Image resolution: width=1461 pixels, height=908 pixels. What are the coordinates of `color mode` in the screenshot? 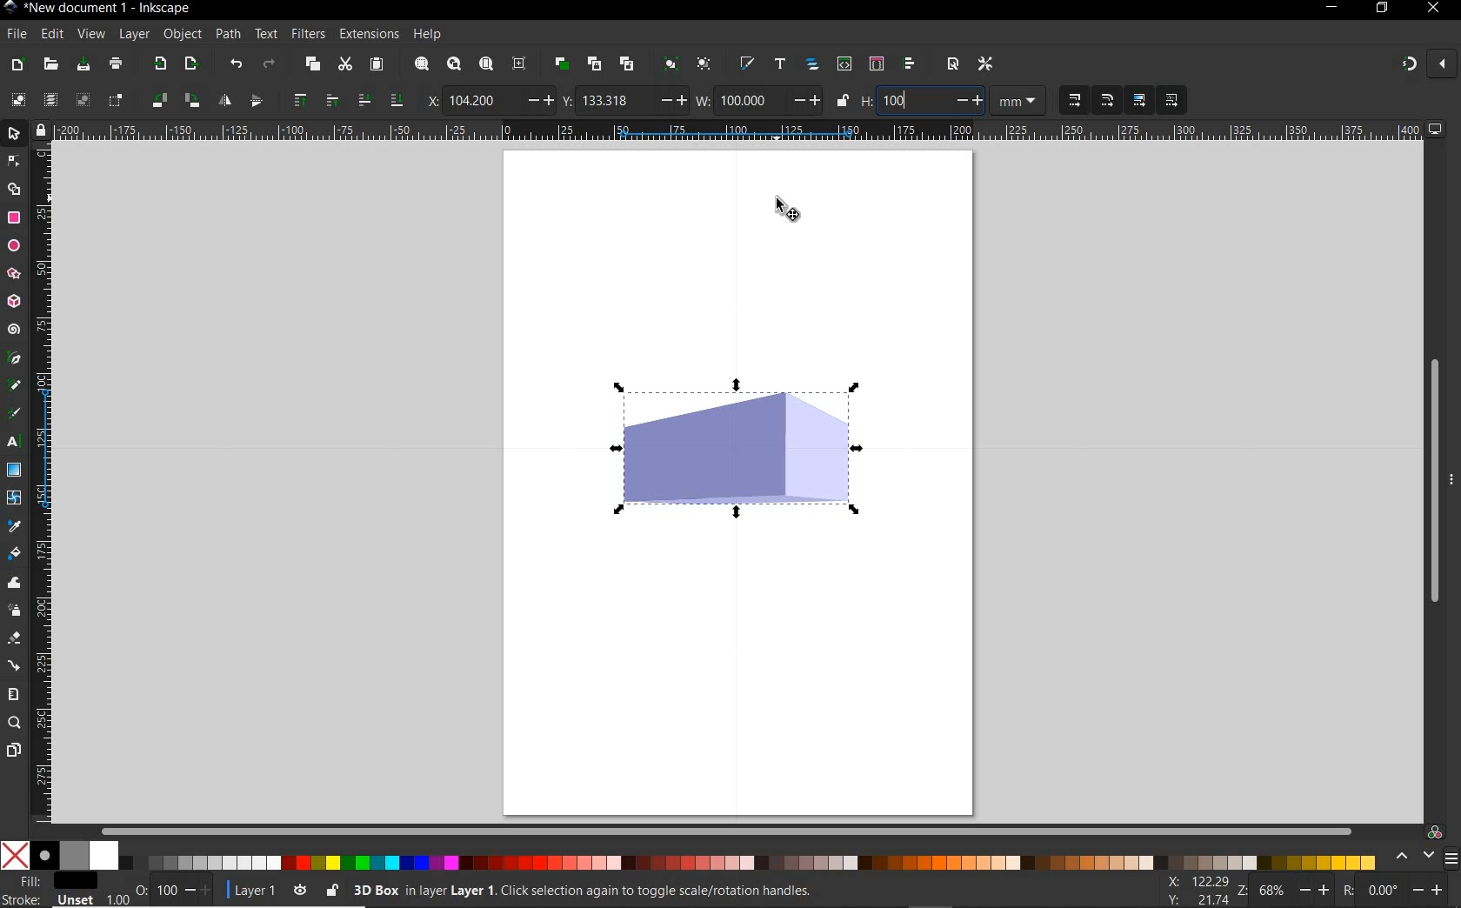 It's located at (692, 855).